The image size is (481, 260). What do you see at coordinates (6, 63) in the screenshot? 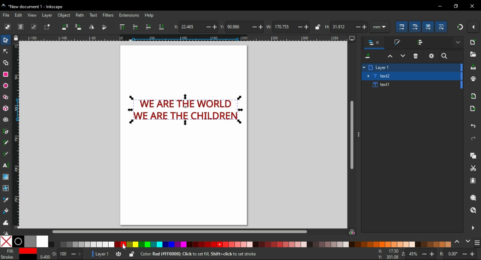
I see `shape builder tool` at bounding box center [6, 63].